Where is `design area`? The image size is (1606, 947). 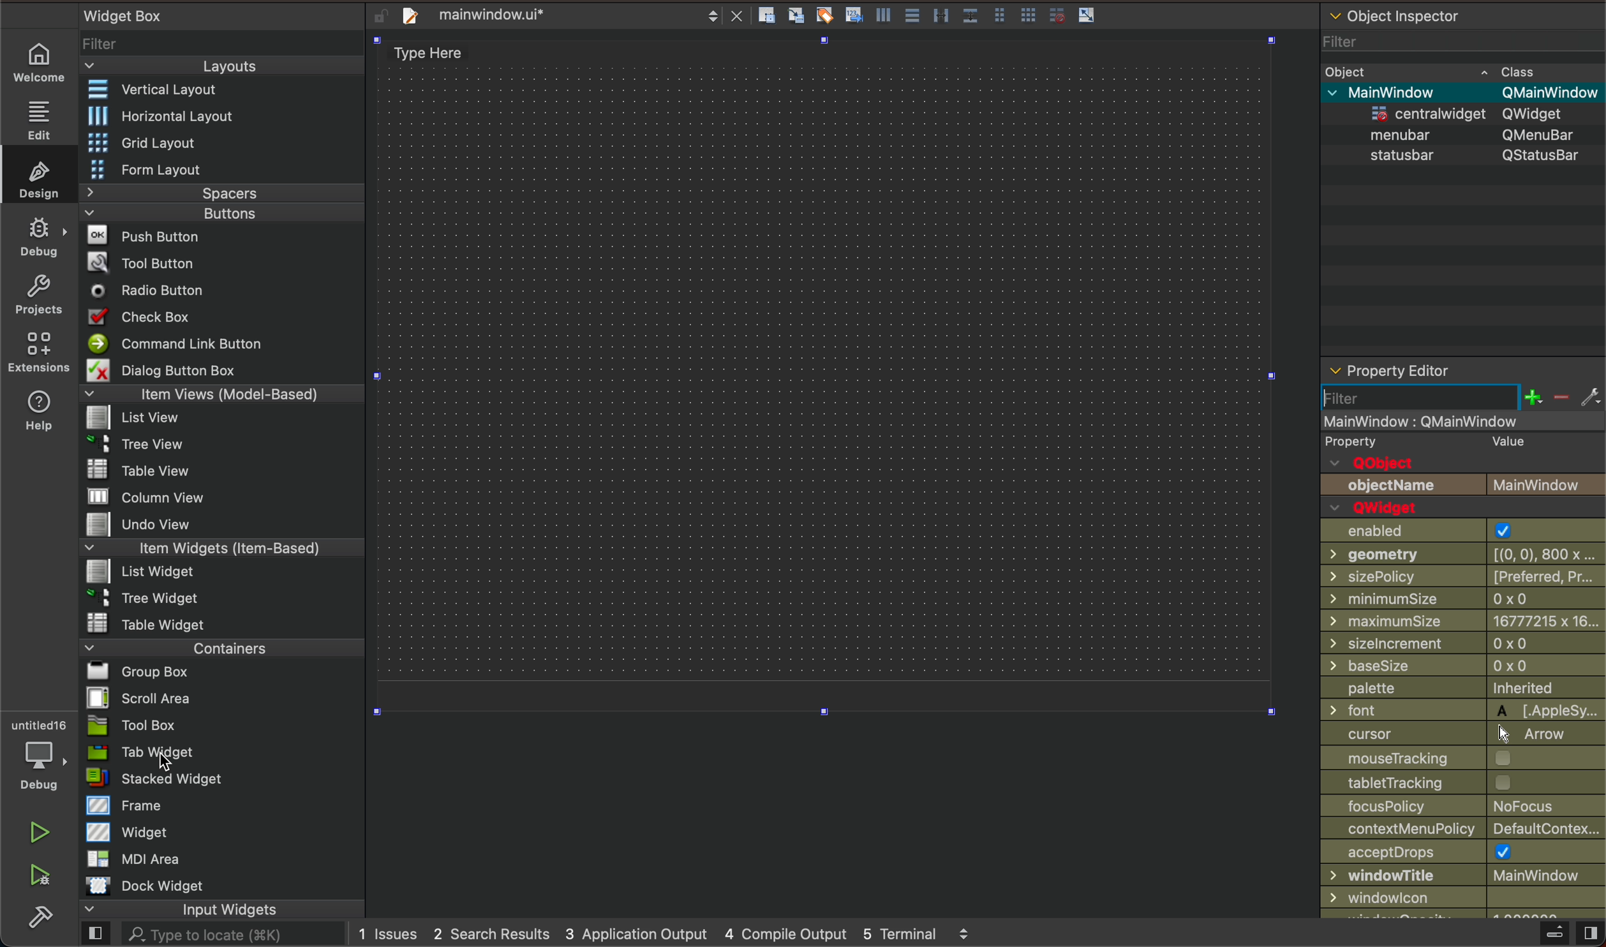 design area is located at coordinates (824, 374).